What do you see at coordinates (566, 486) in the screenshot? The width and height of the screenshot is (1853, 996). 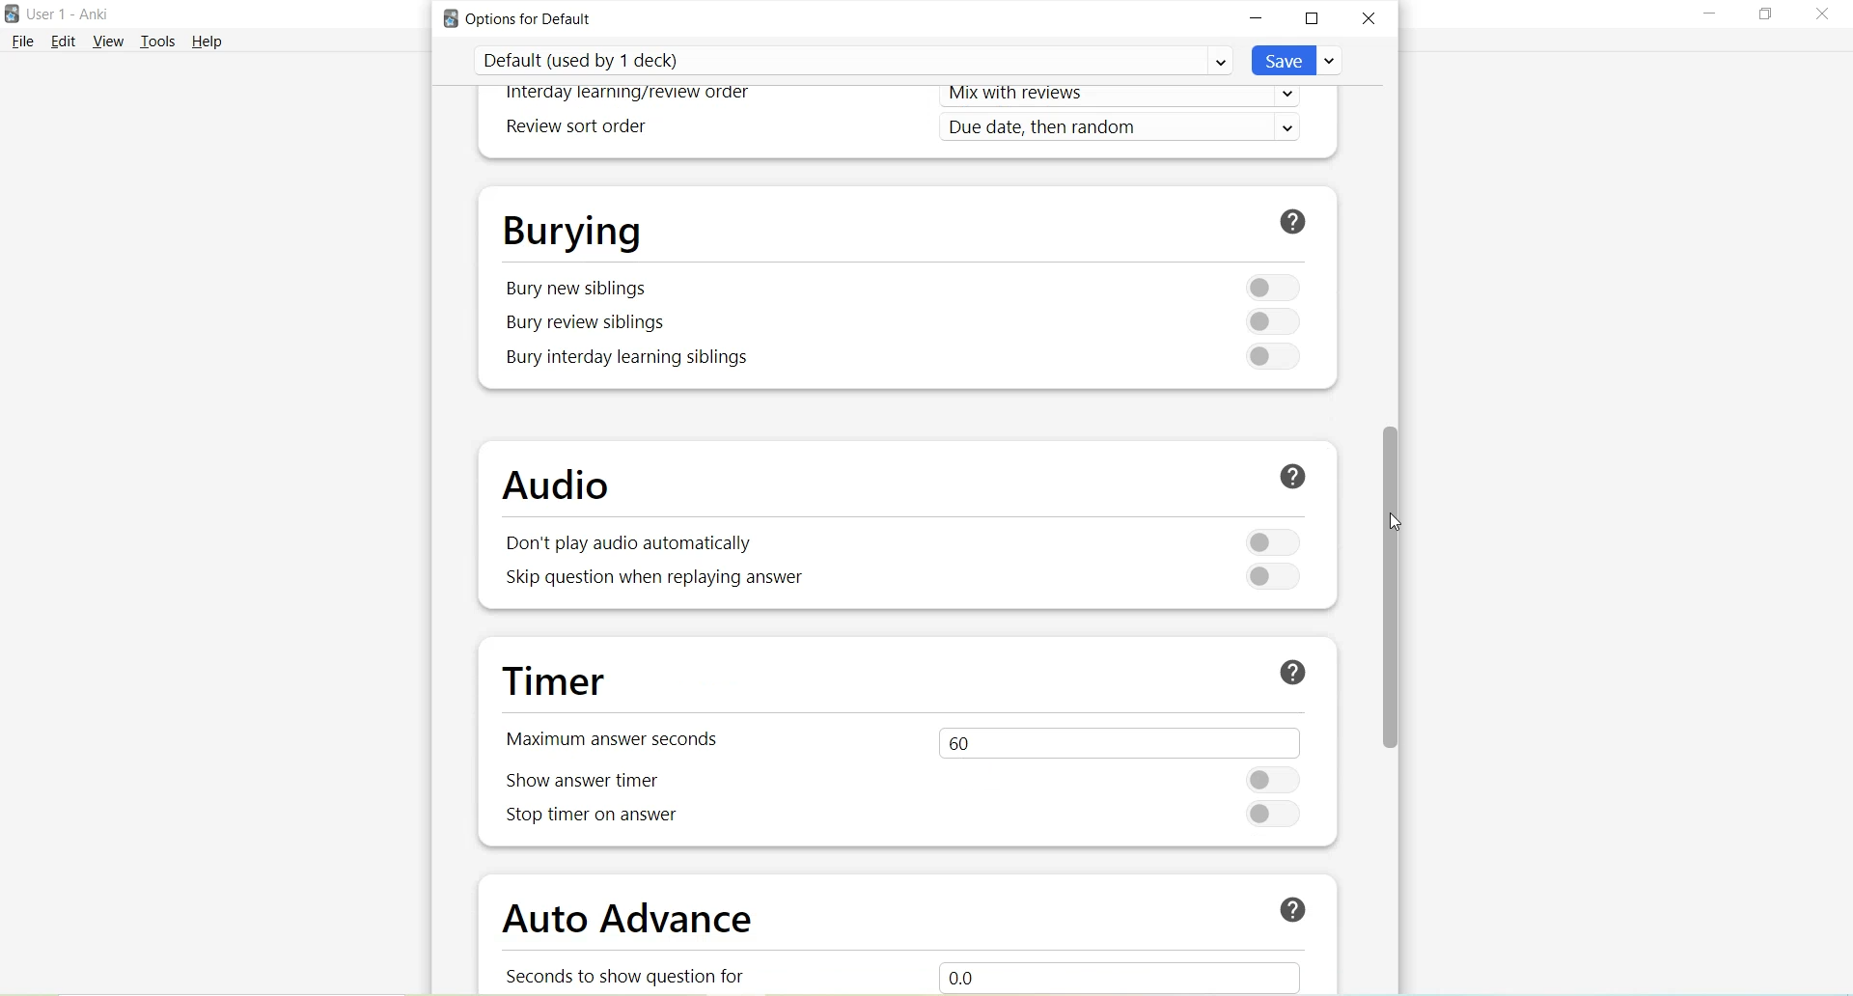 I see `Audio` at bounding box center [566, 486].